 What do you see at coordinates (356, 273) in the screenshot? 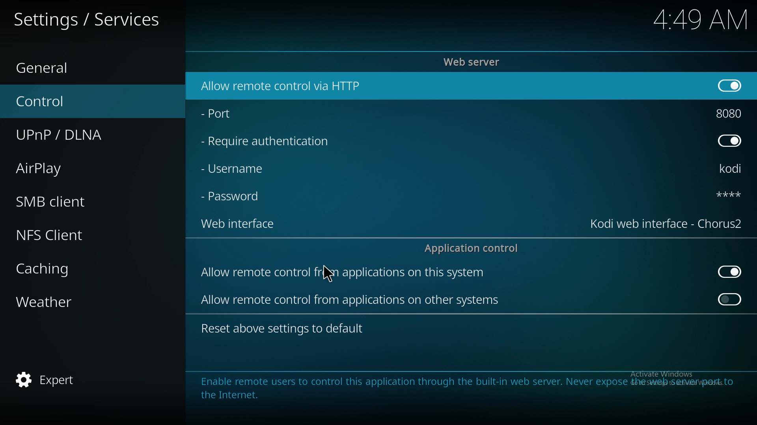
I see `allow remote control from apps on this system` at bounding box center [356, 273].